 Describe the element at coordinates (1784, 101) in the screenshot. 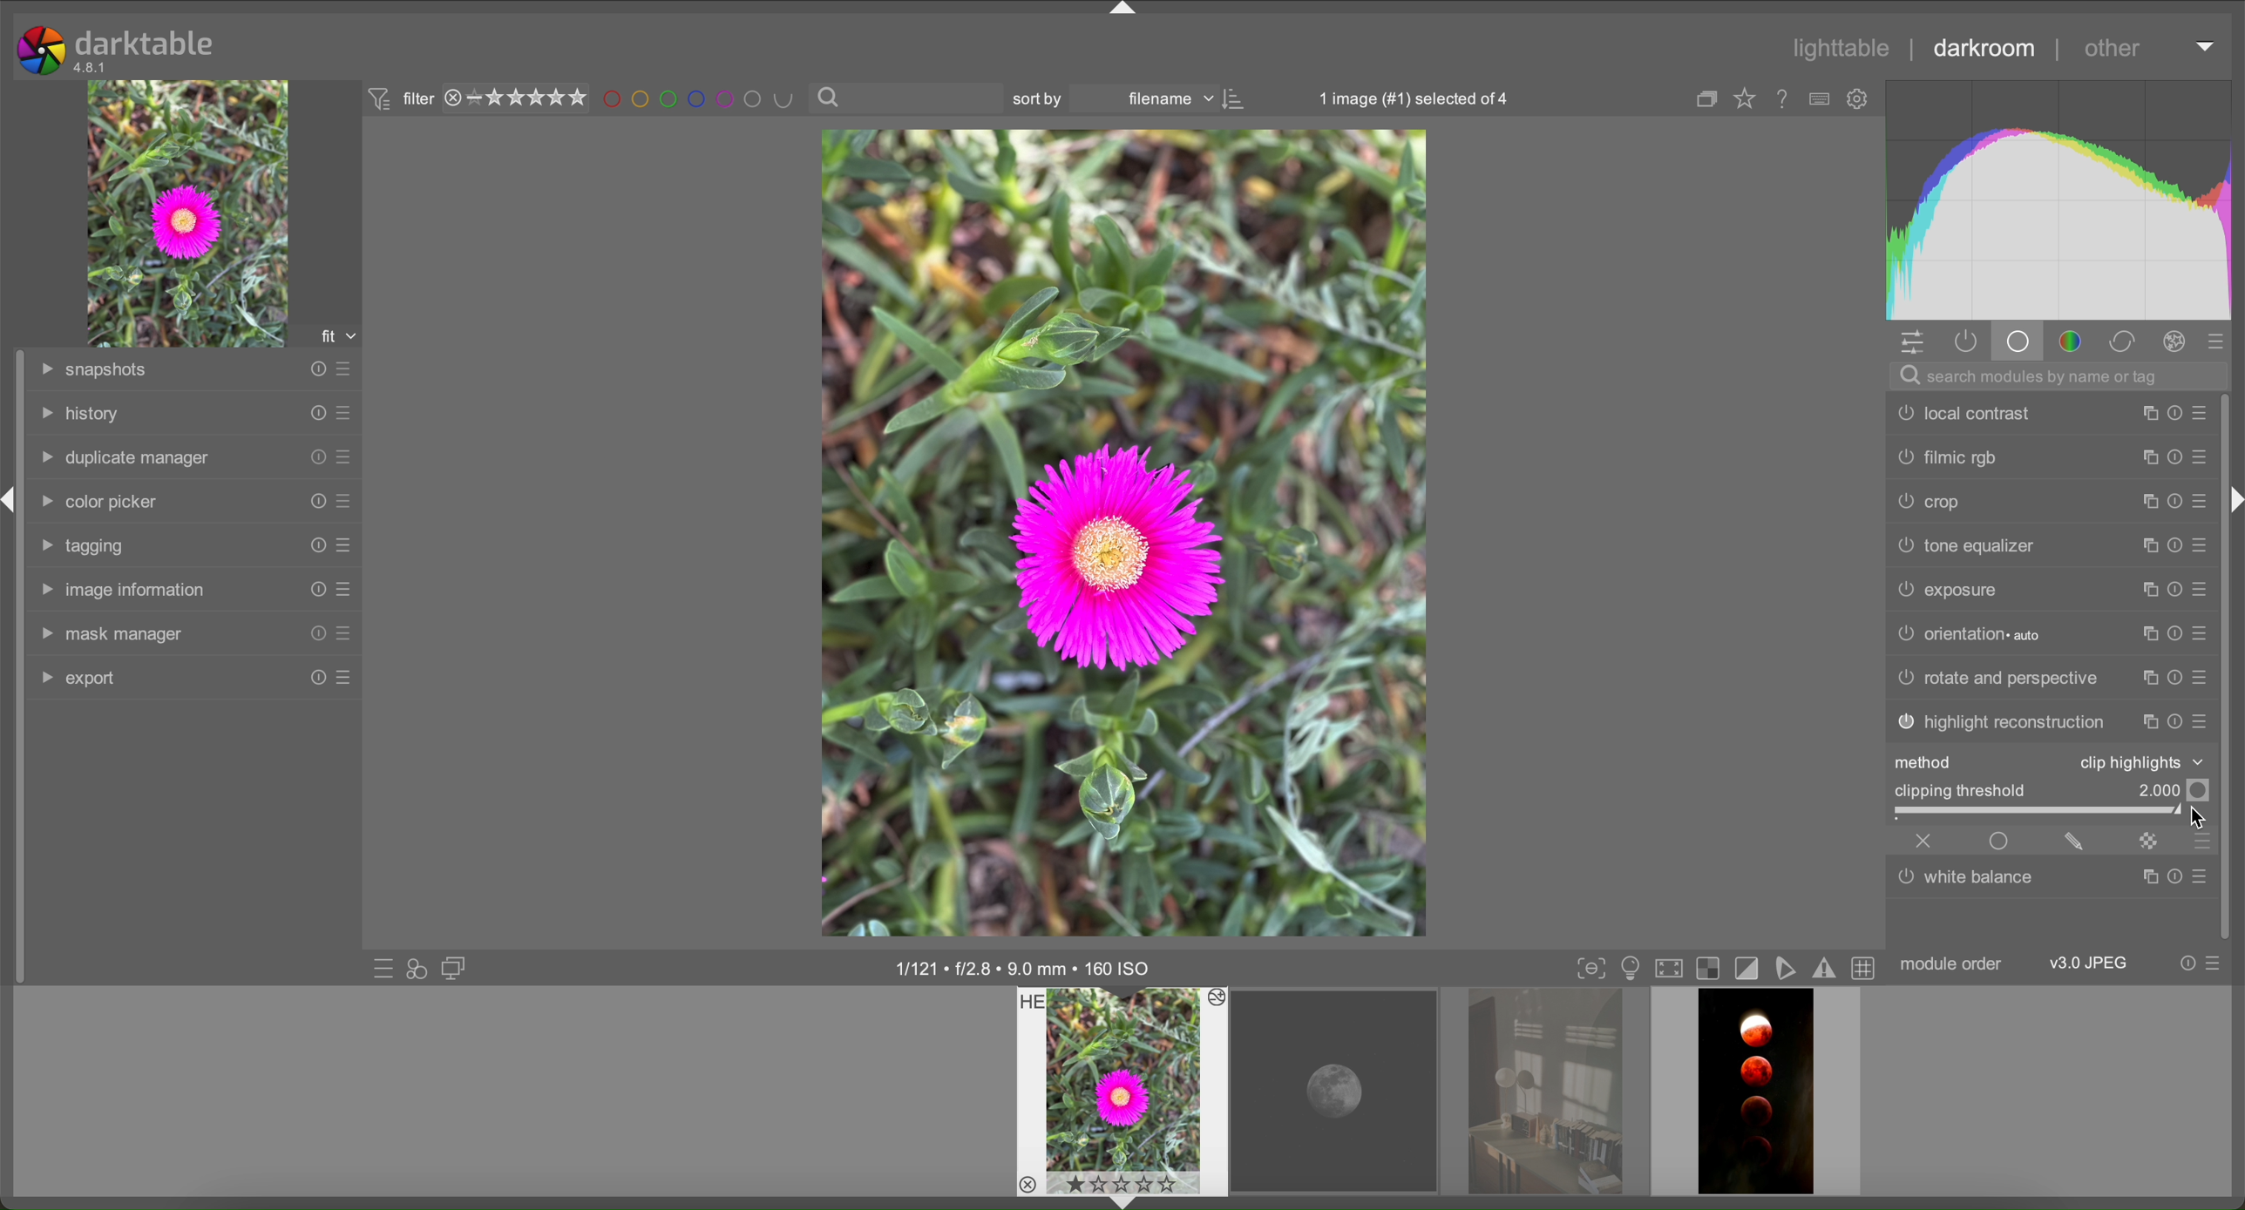

I see `online help` at that location.